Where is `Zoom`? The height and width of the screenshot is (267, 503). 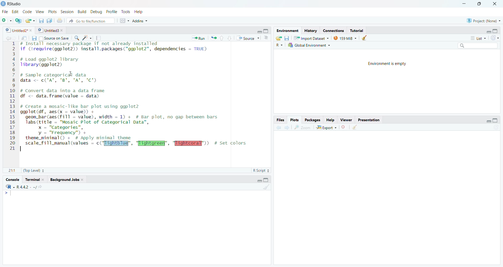
Zoom is located at coordinates (303, 127).